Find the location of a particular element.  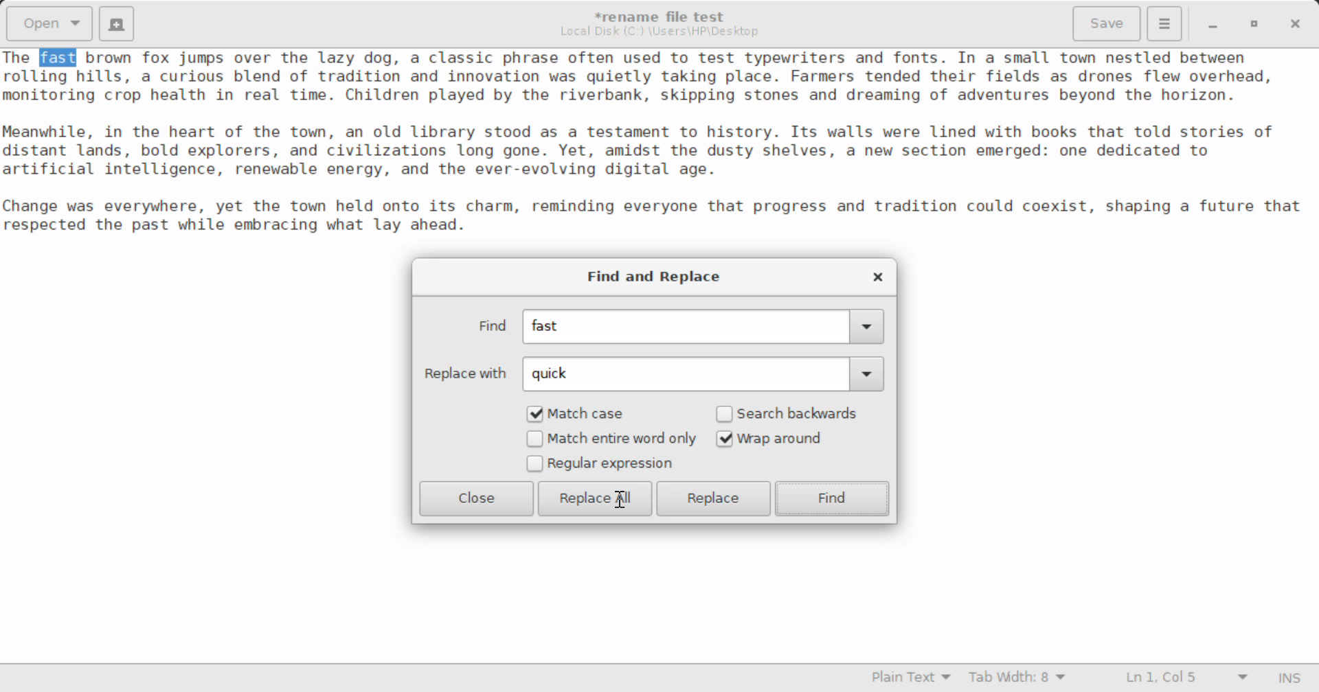

Save File is located at coordinates (1109, 22).